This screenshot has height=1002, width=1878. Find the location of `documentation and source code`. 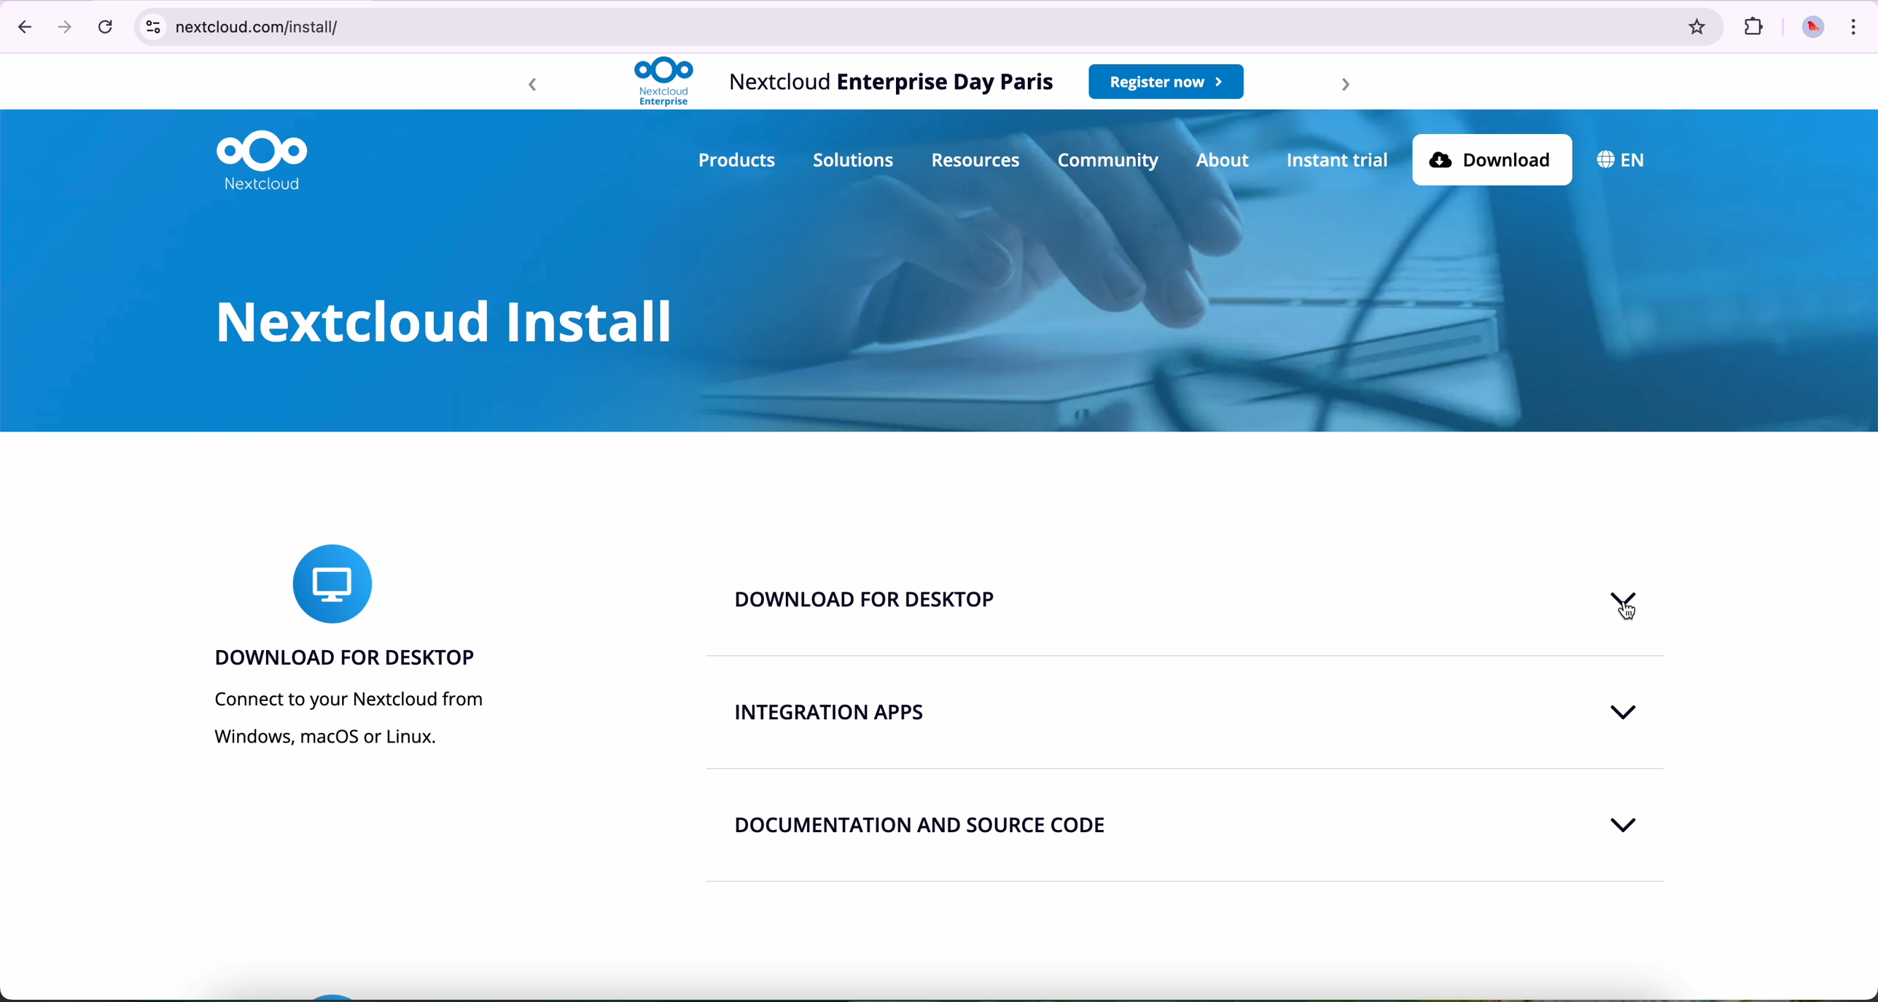

documentation and source code is located at coordinates (1180, 824).